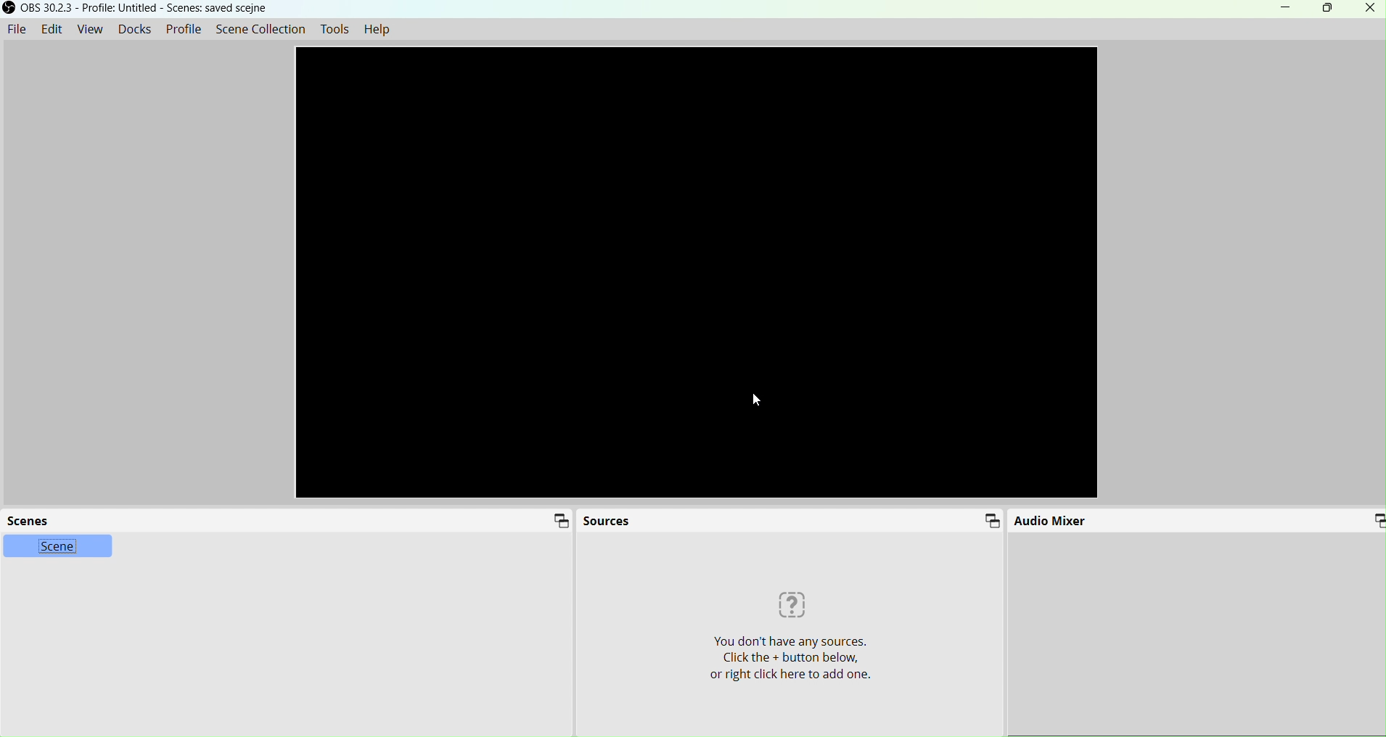  What do you see at coordinates (790, 640) in the screenshot?
I see `You don't have any sources.Click the + button below,r right click here to add one.` at bounding box center [790, 640].